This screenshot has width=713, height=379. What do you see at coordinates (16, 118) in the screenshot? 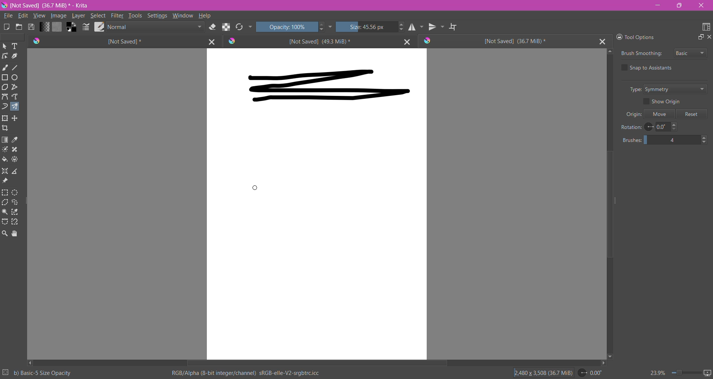
I see `Transform a layer` at bounding box center [16, 118].